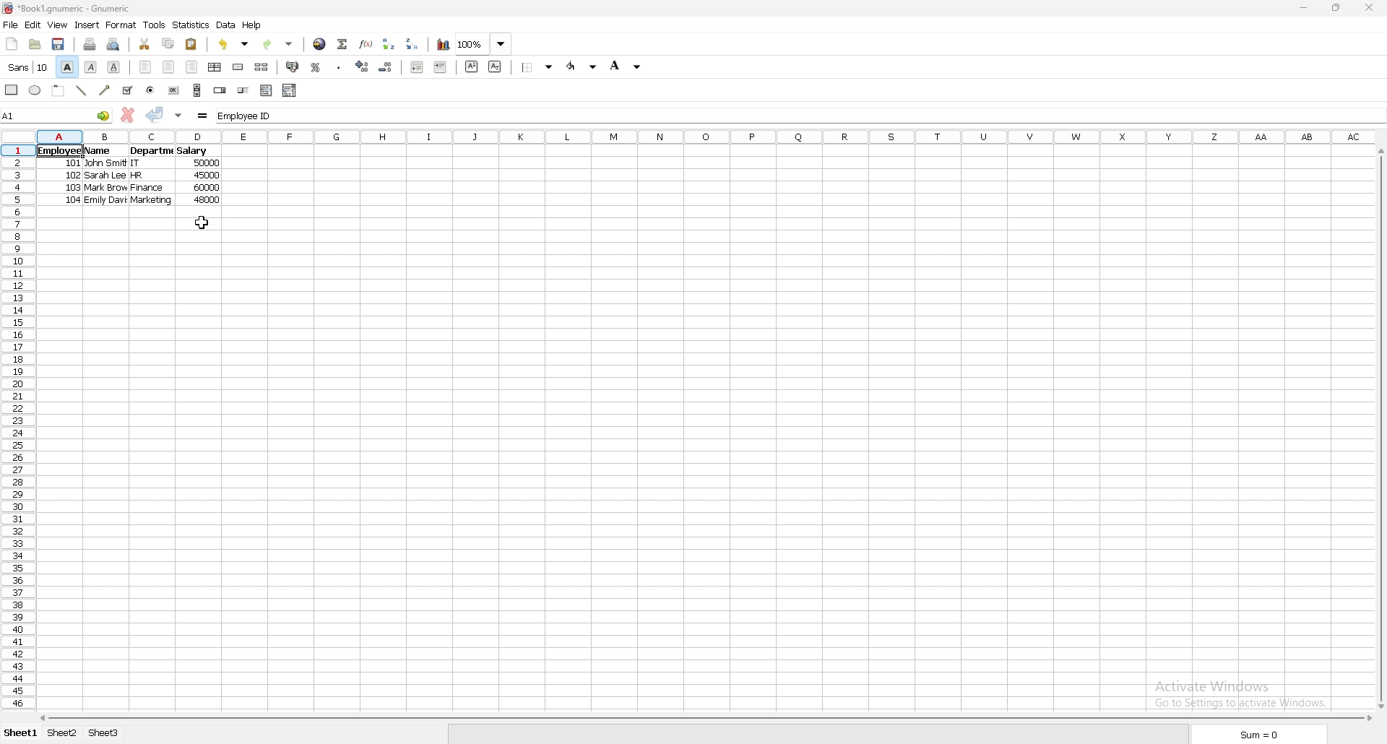  Describe the element at coordinates (799, 116) in the screenshot. I see `Employee ID` at that location.